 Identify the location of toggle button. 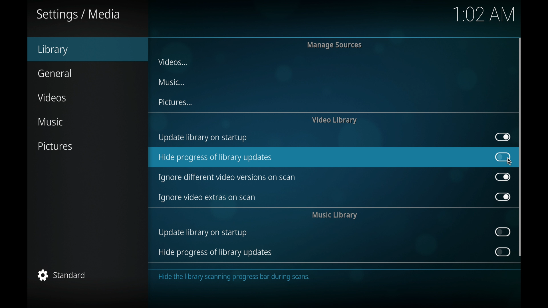
(503, 177).